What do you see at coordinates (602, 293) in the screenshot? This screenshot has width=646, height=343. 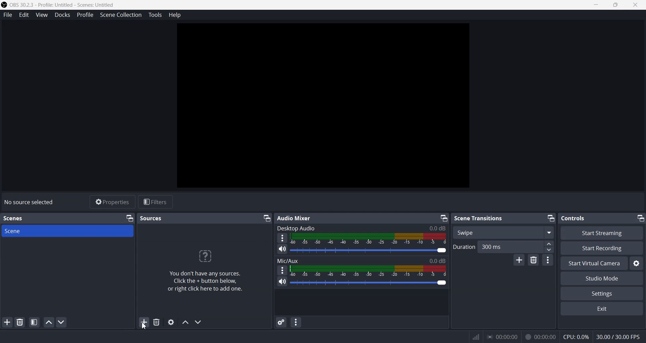 I see `Settings` at bounding box center [602, 293].